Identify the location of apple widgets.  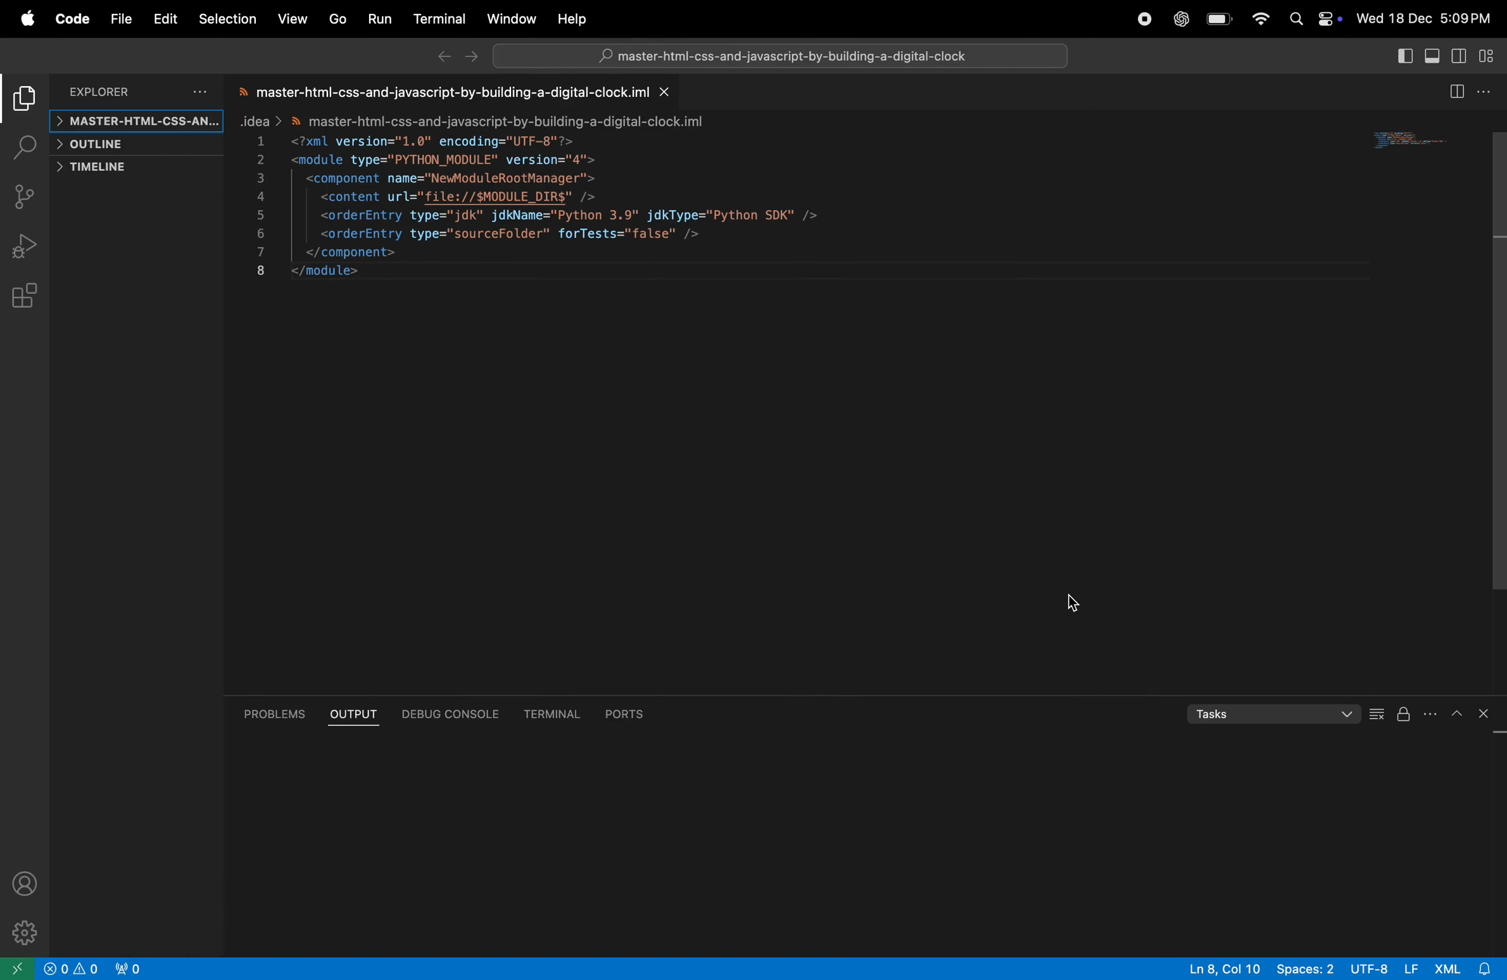
(1313, 18).